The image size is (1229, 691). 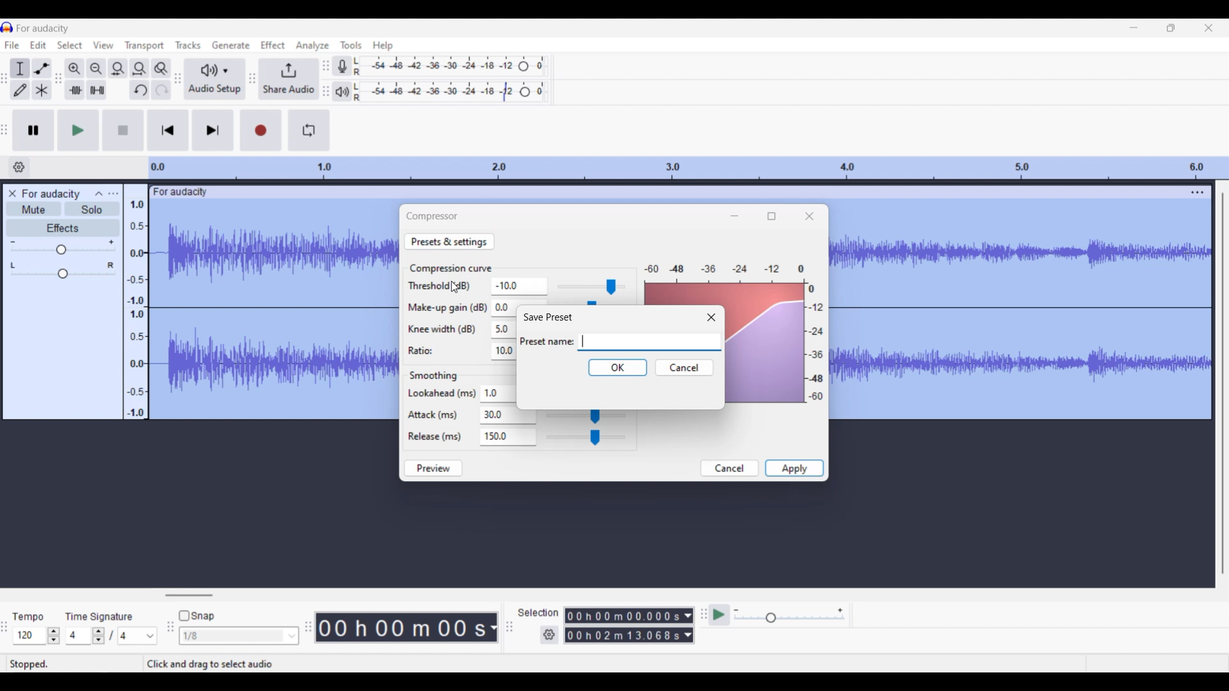 I want to click on Minimize, so click(x=734, y=216).